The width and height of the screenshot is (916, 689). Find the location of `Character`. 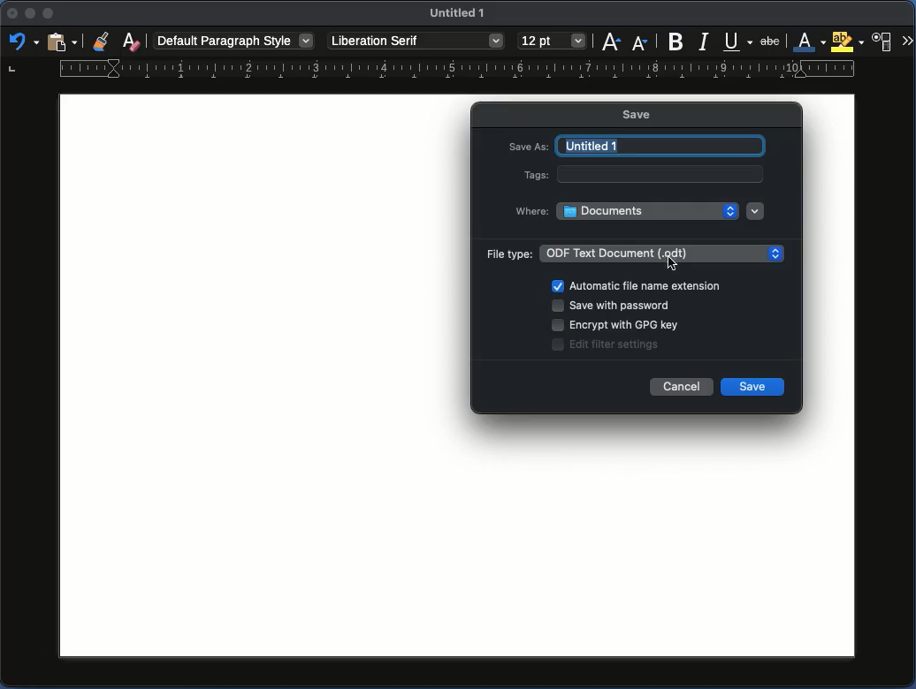

Character is located at coordinates (883, 42).